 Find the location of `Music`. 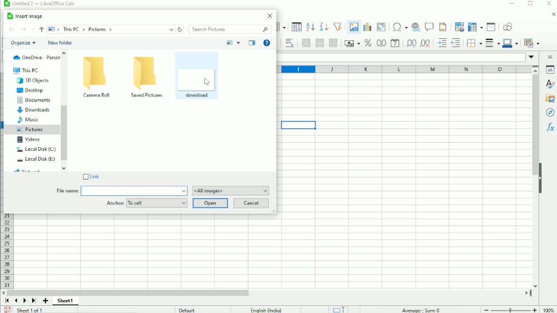

Music is located at coordinates (28, 119).